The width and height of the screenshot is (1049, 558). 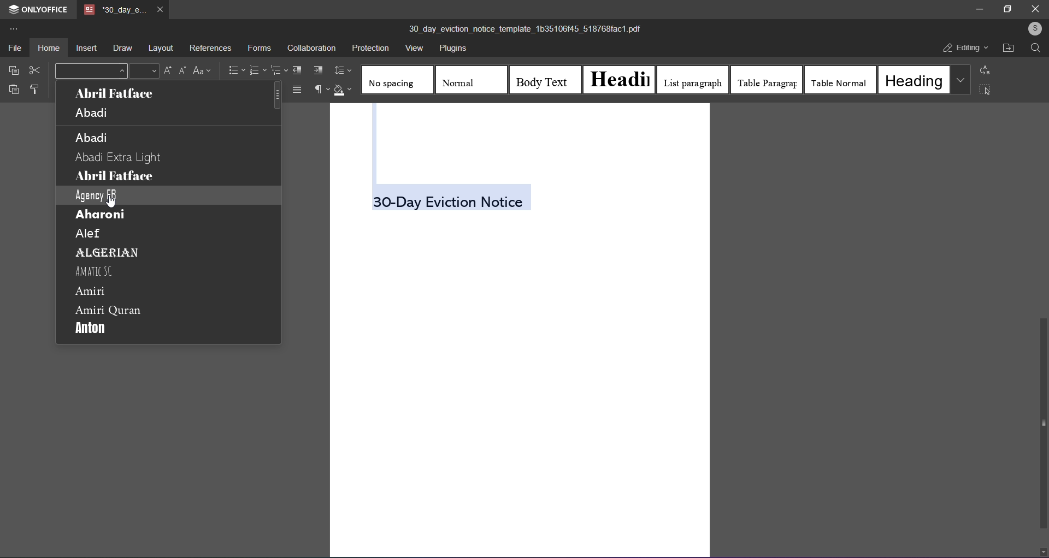 What do you see at coordinates (109, 312) in the screenshot?
I see `amiri quran` at bounding box center [109, 312].